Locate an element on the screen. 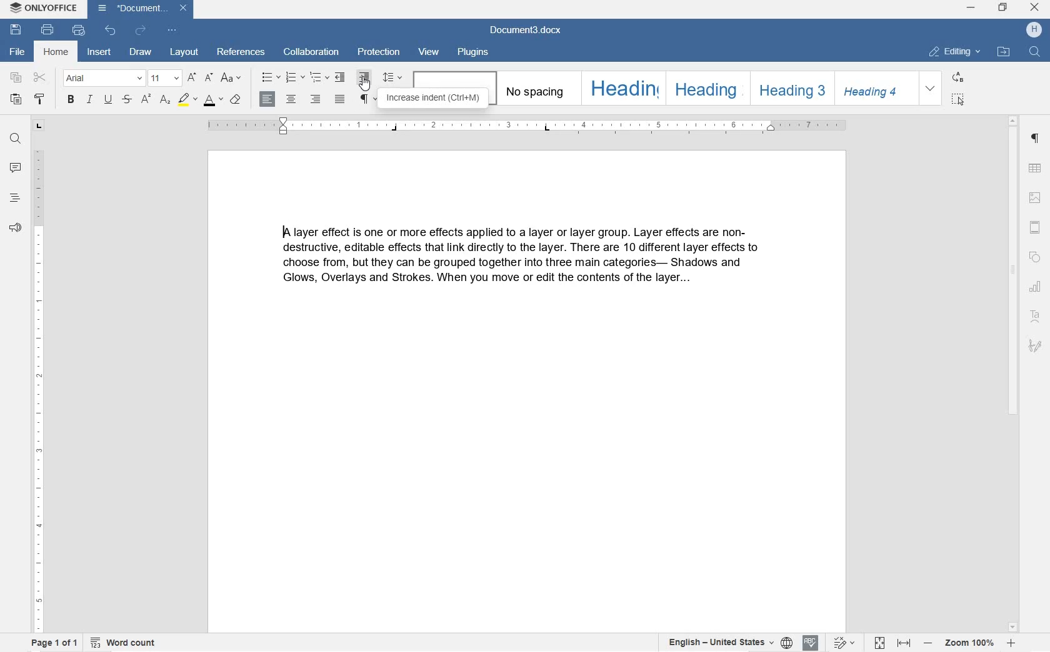 This screenshot has width=1050, height=652. BOLD is located at coordinates (70, 101).